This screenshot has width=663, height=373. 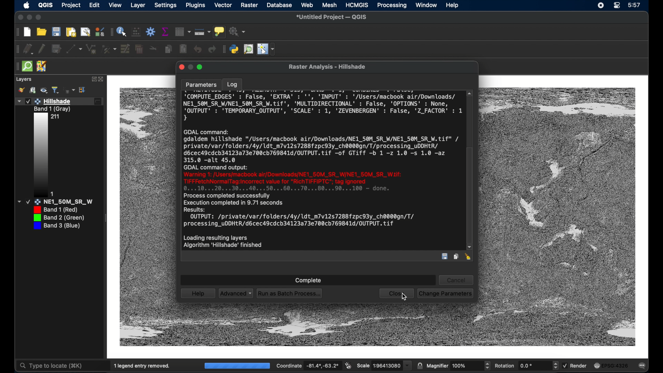 I want to click on untitled project - QGIS, so click(x=333, y=17).